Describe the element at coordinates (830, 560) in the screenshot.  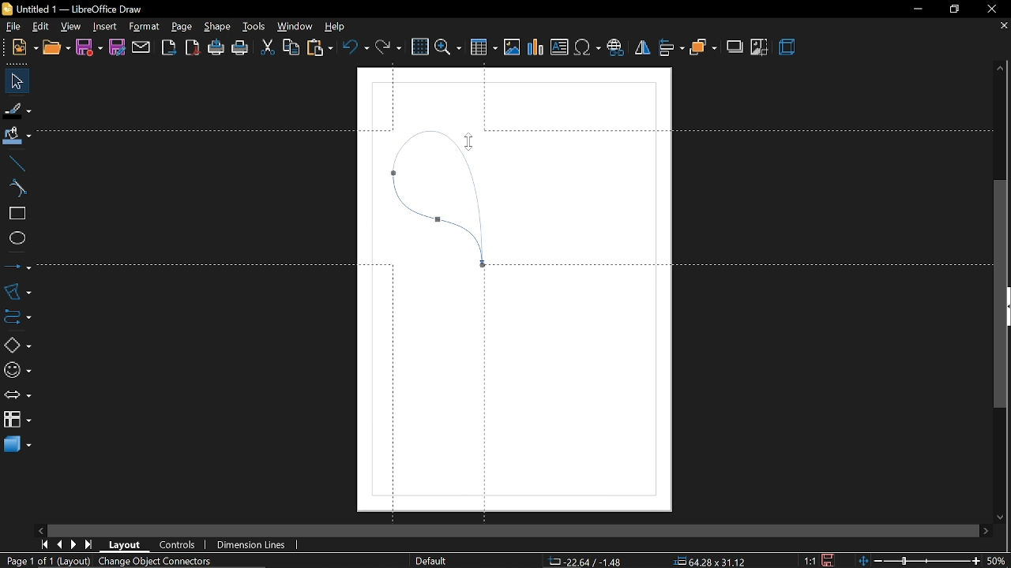
I see `save` at that location.